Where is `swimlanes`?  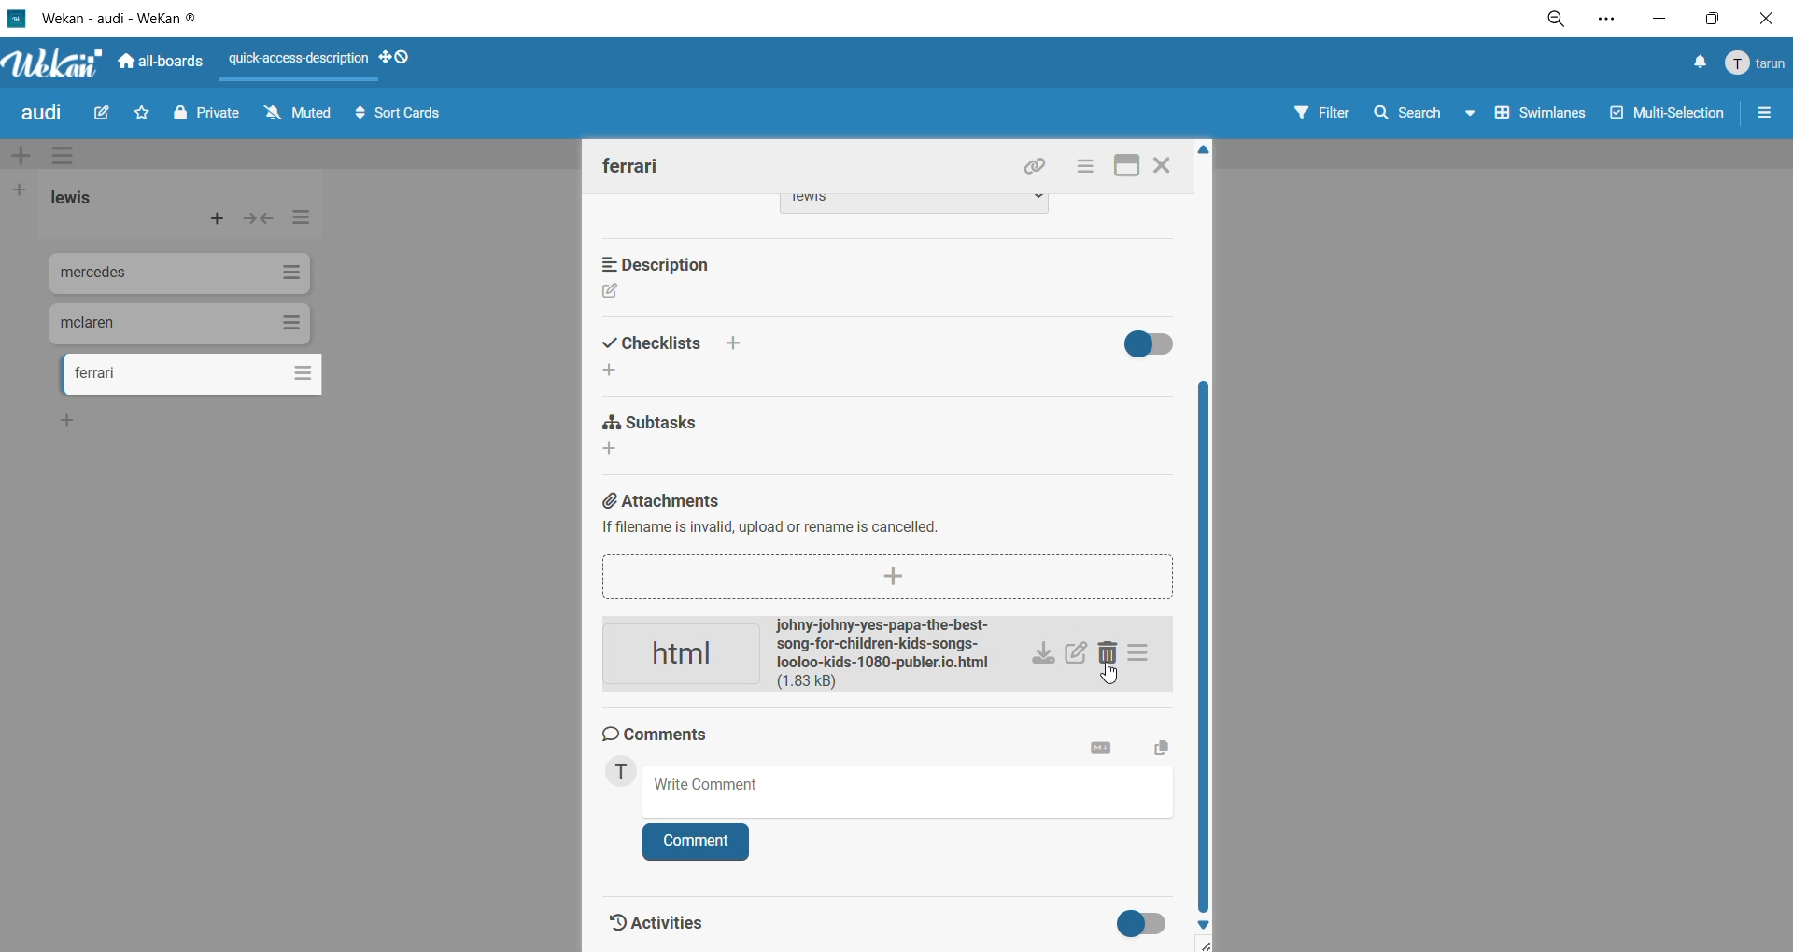 swimlanes is located at coordinates (1536, 119).